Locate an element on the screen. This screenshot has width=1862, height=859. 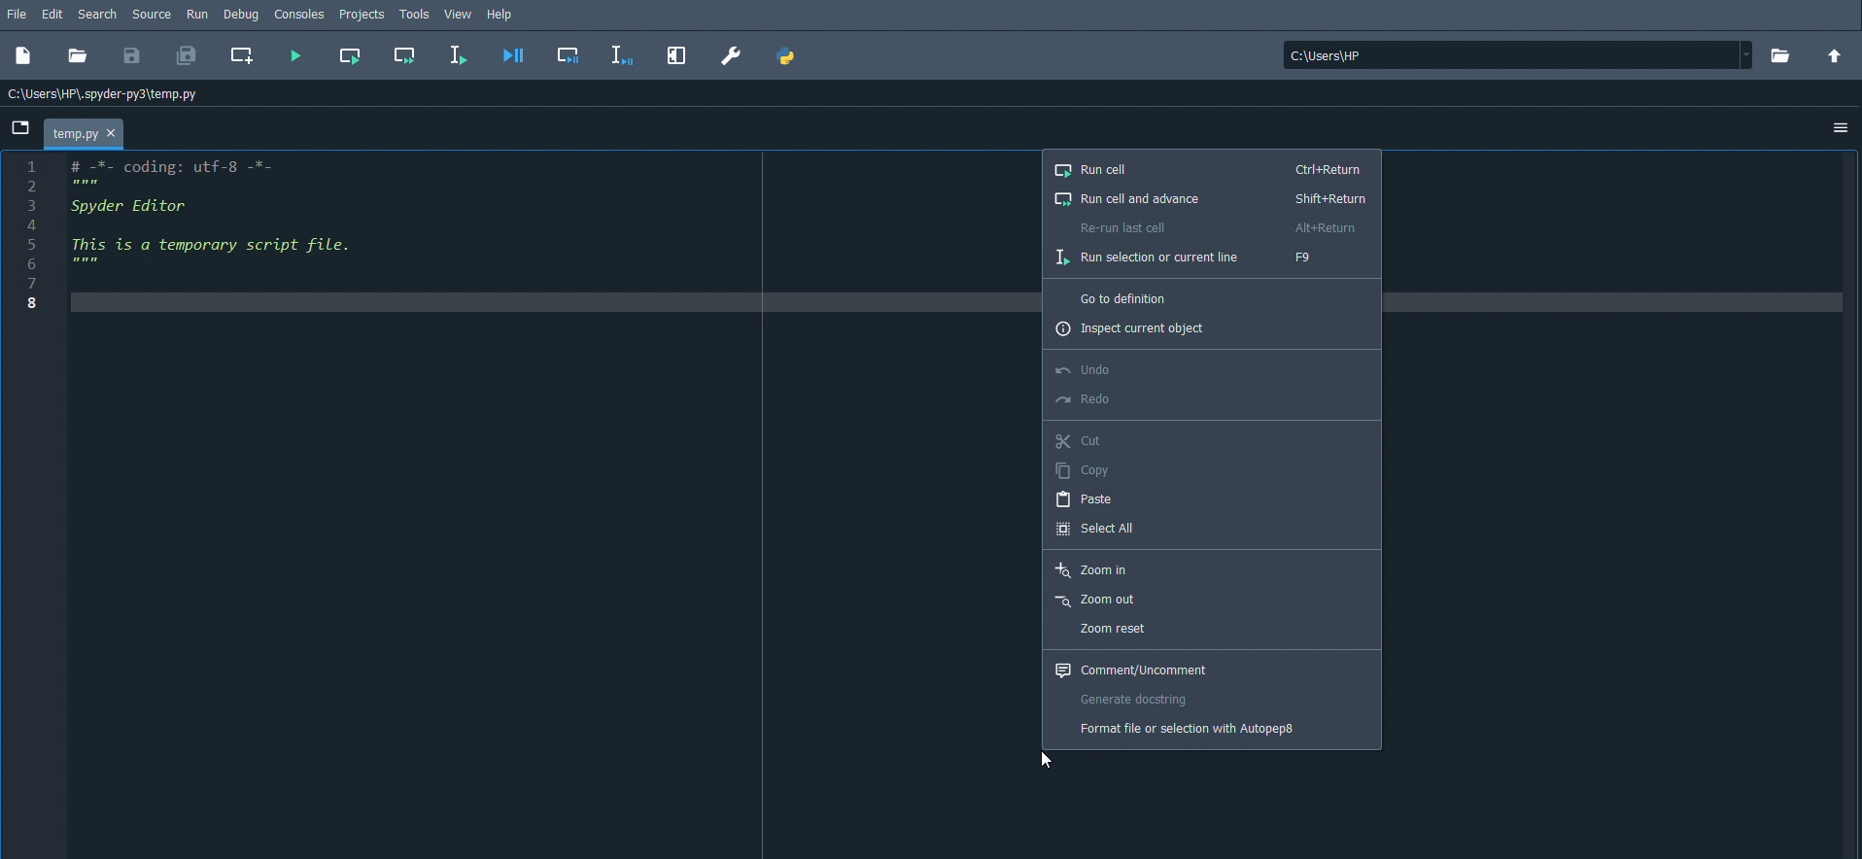
Save file is located at coordinates (132, 56).